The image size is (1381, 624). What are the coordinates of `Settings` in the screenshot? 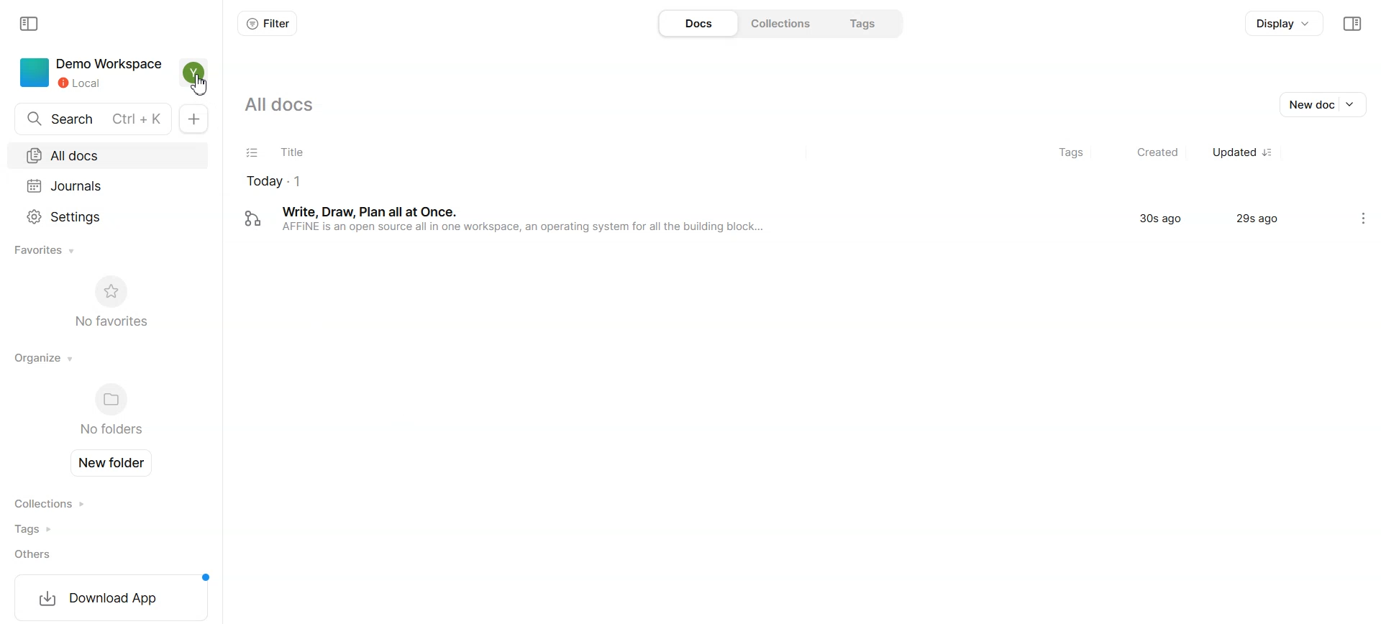 It's located at (108, 215).